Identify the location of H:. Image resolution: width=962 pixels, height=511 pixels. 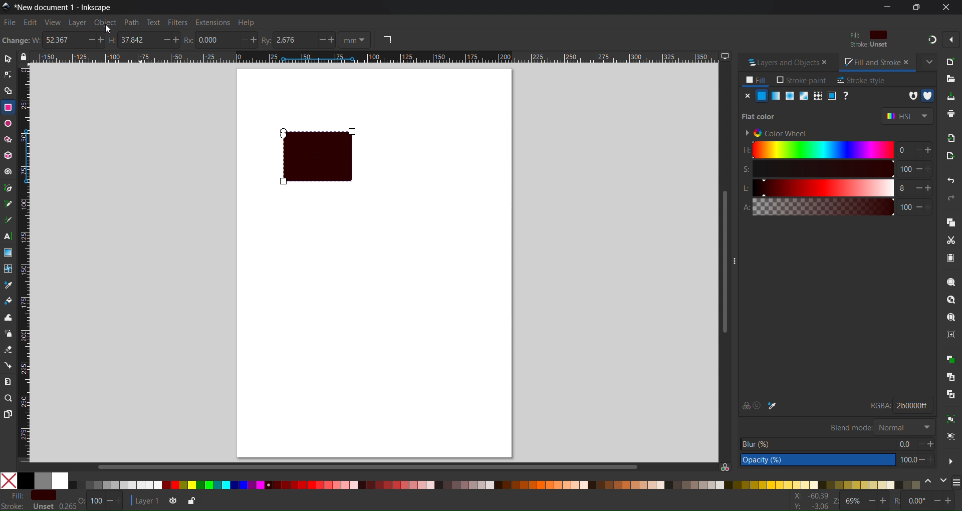
(115, 41).